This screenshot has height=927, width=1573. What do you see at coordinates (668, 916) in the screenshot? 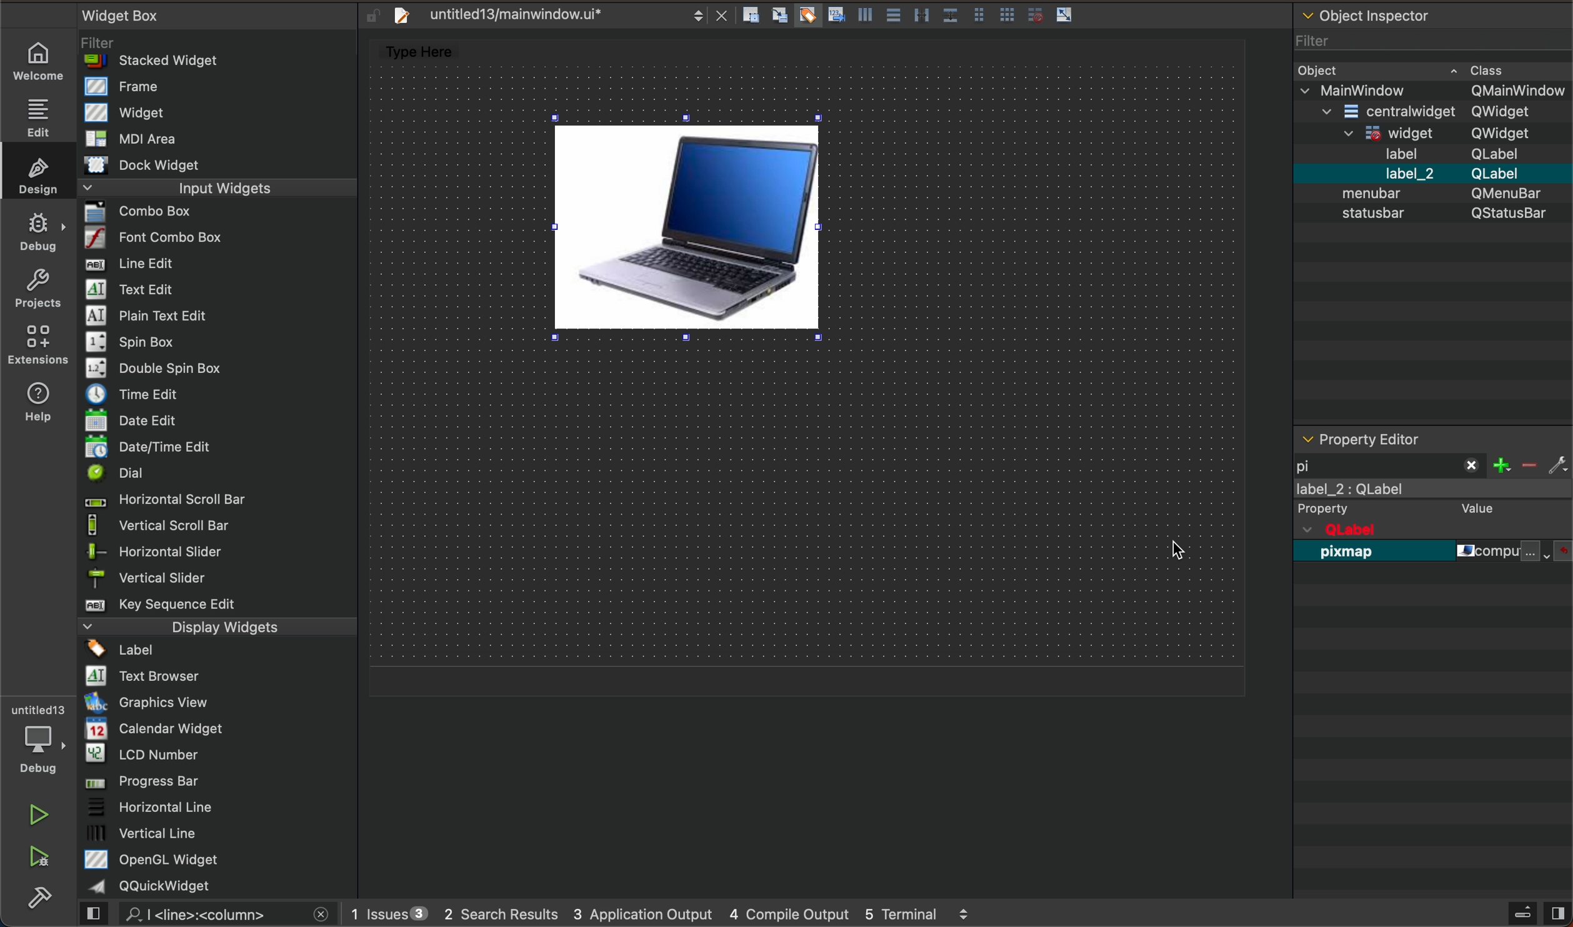
I see `logs` at bounding box center [668, 916].